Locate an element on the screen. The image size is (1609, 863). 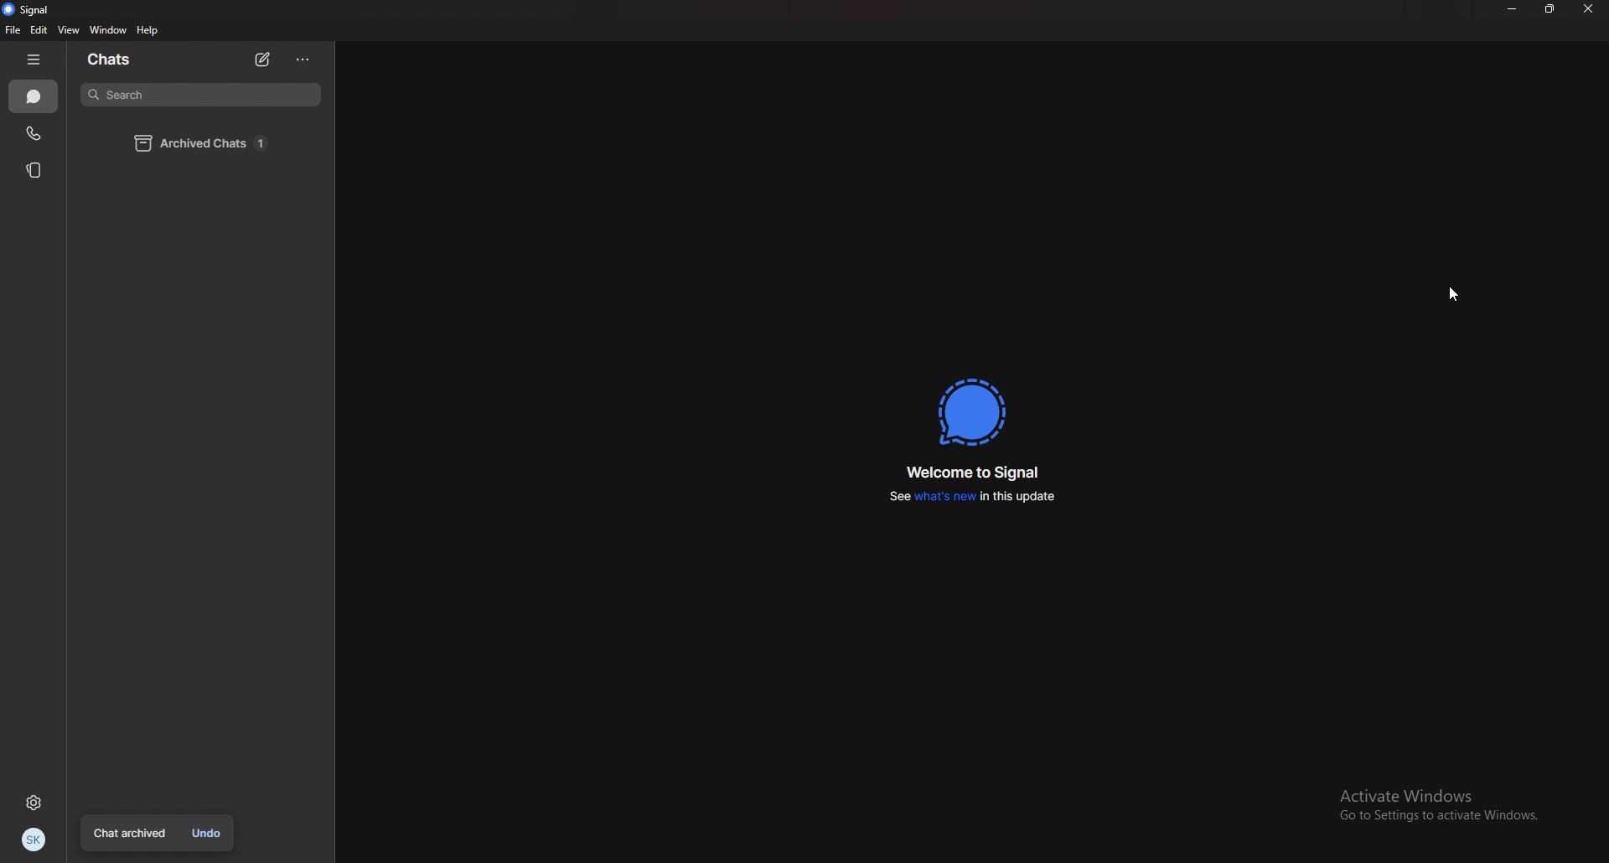
welcome to signal is located at coordinates (975, 471).